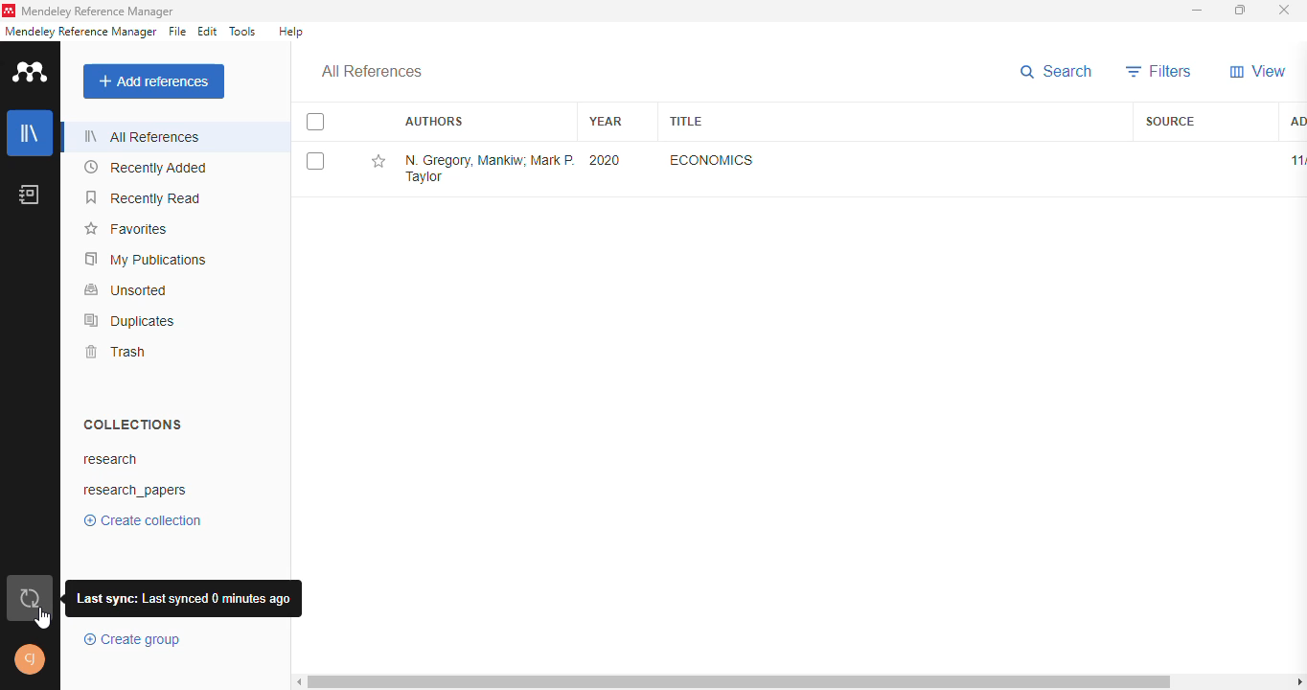 The image size is (1307, 690). What do you see at coordinates (1258, 71) in the screenshot?
I see `view` at bounding box center [1258, 71].